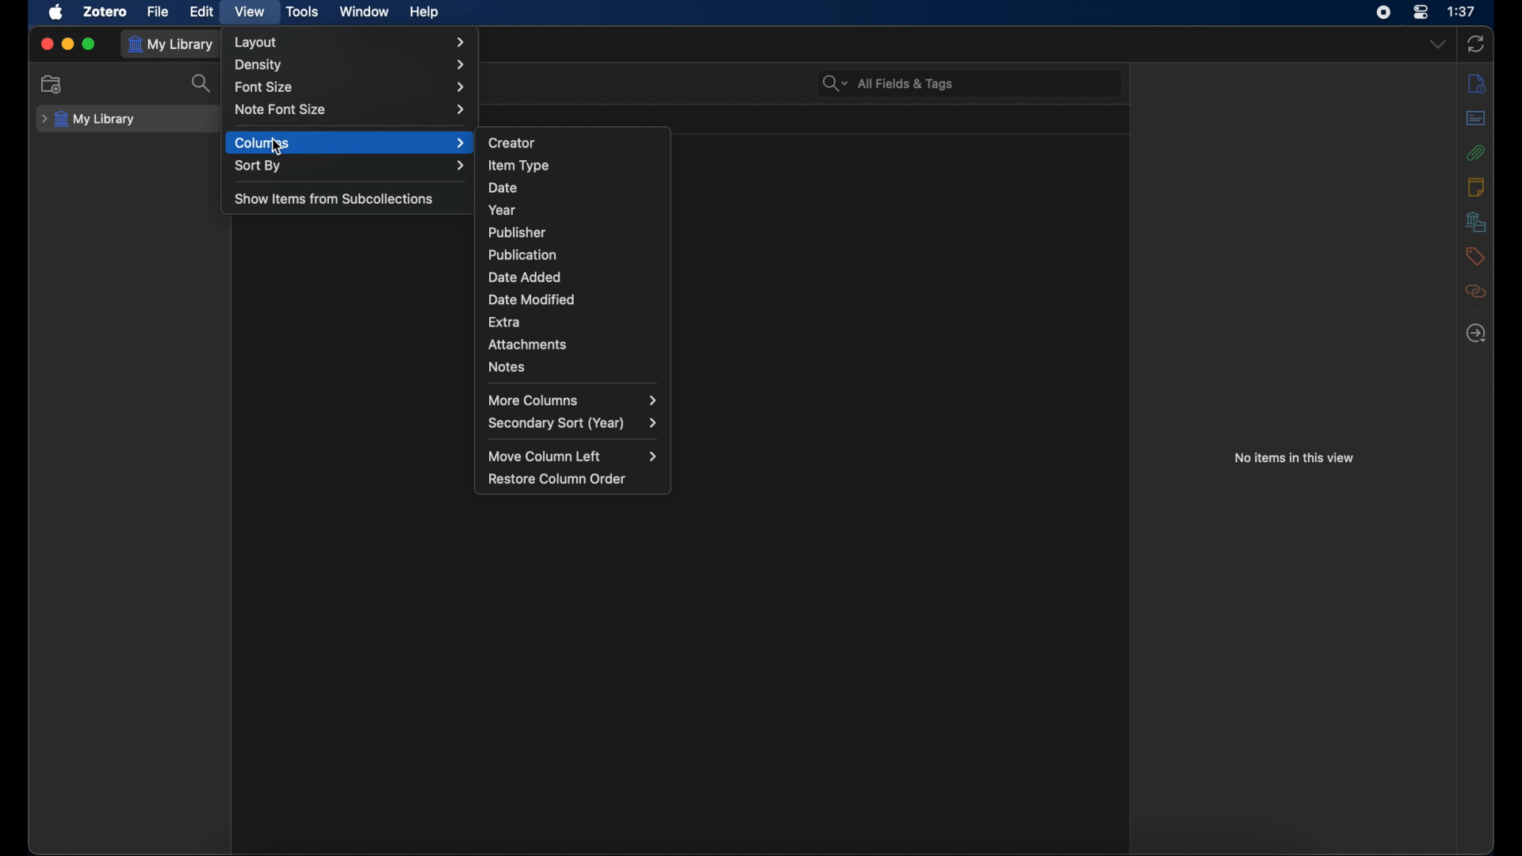 This screenshot has height=856, width=1522. Describe the element at coordinates (1476, 334) in the screenshot. I see `locate` at that location.